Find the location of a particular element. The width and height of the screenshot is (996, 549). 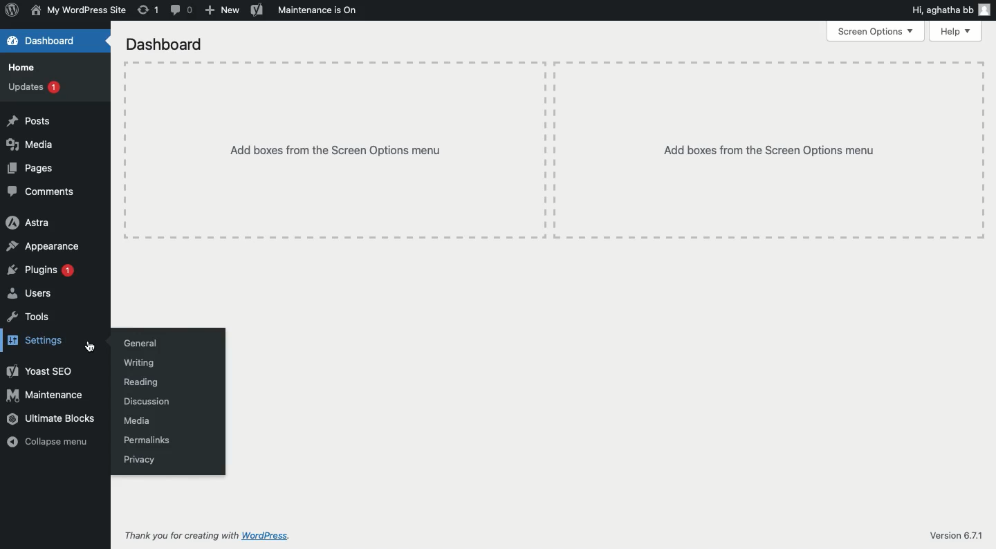

Dashboard is located at coordinates (46, 42).